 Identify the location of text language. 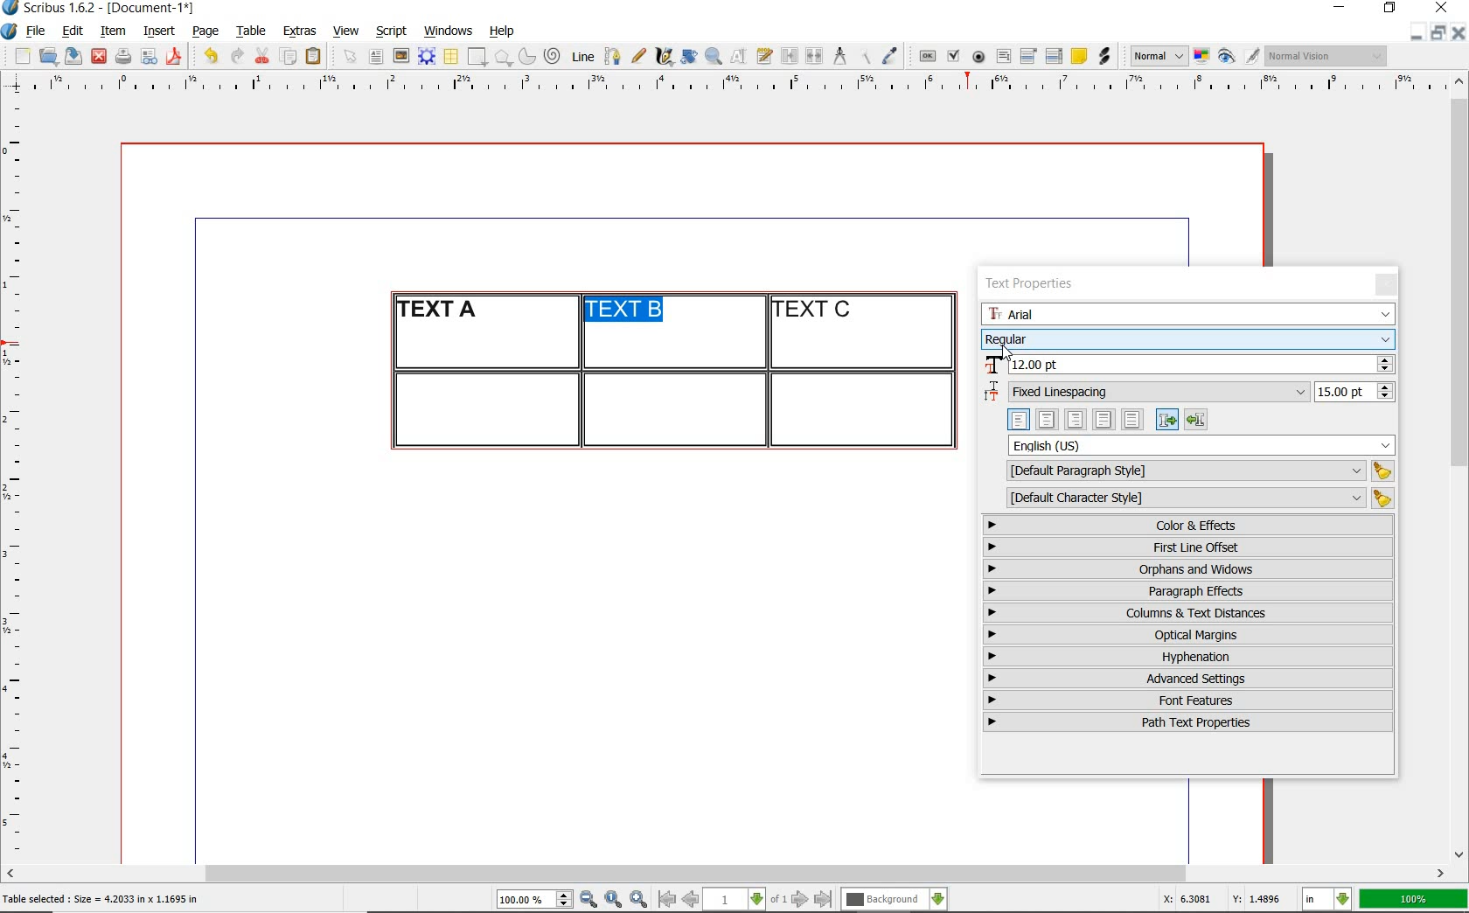
(1202, 445).